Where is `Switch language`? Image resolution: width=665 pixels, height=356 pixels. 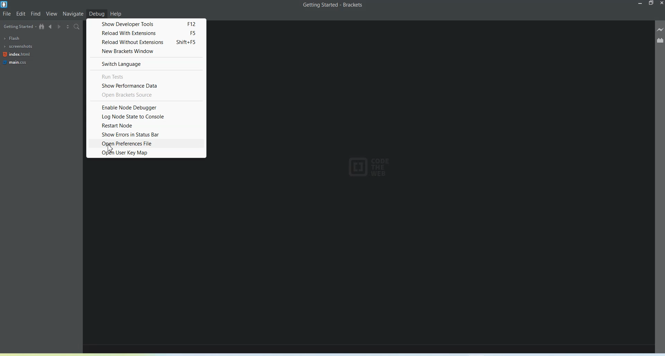
Switch language is located at coordinates (146, 63).